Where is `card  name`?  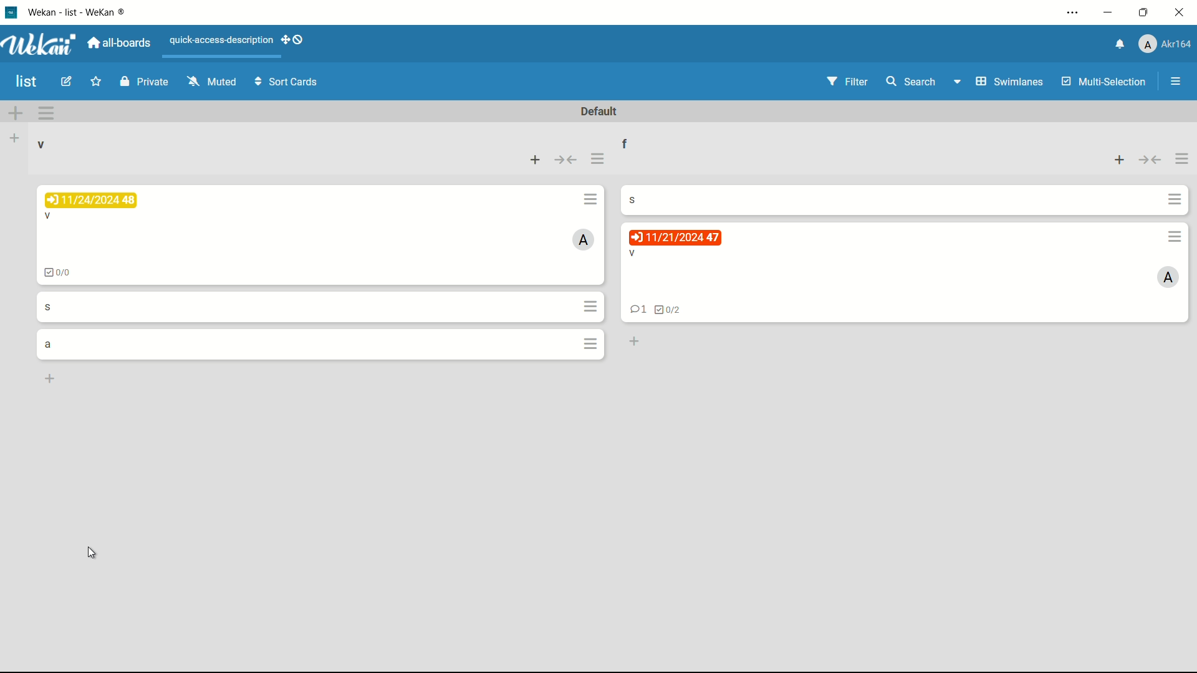
card  name is located at coordinates (632, 254).